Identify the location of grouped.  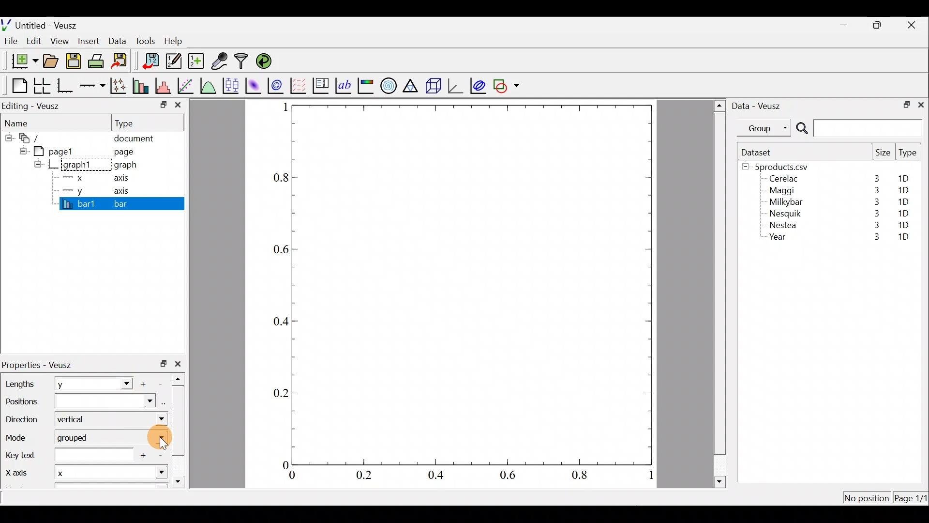
(79, 438).